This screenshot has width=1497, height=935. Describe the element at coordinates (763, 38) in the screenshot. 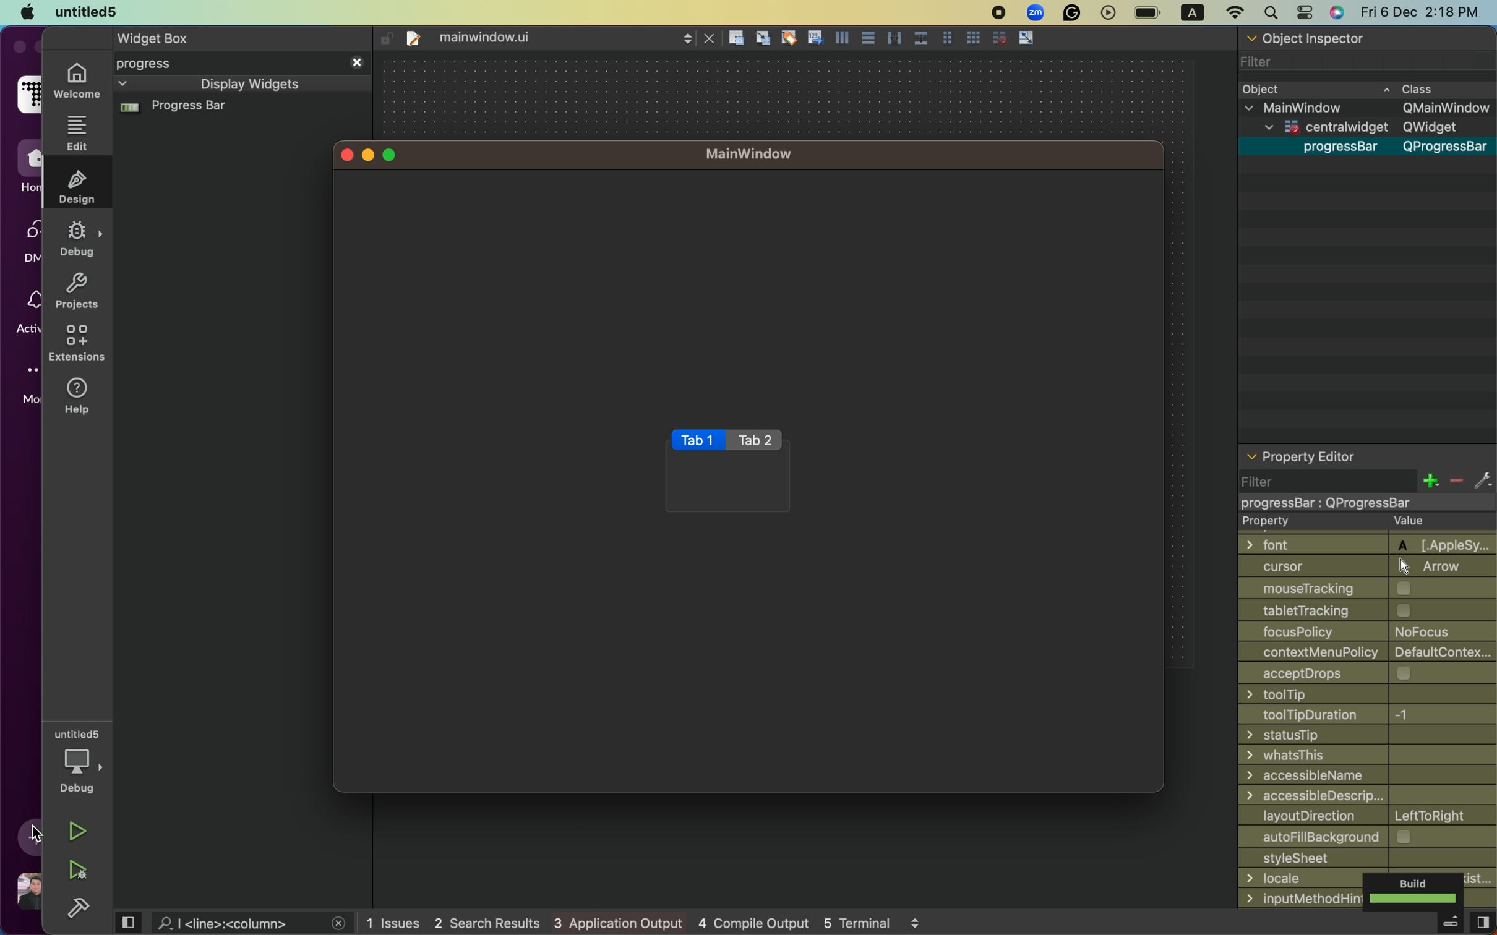

I see `align grid` at that location.